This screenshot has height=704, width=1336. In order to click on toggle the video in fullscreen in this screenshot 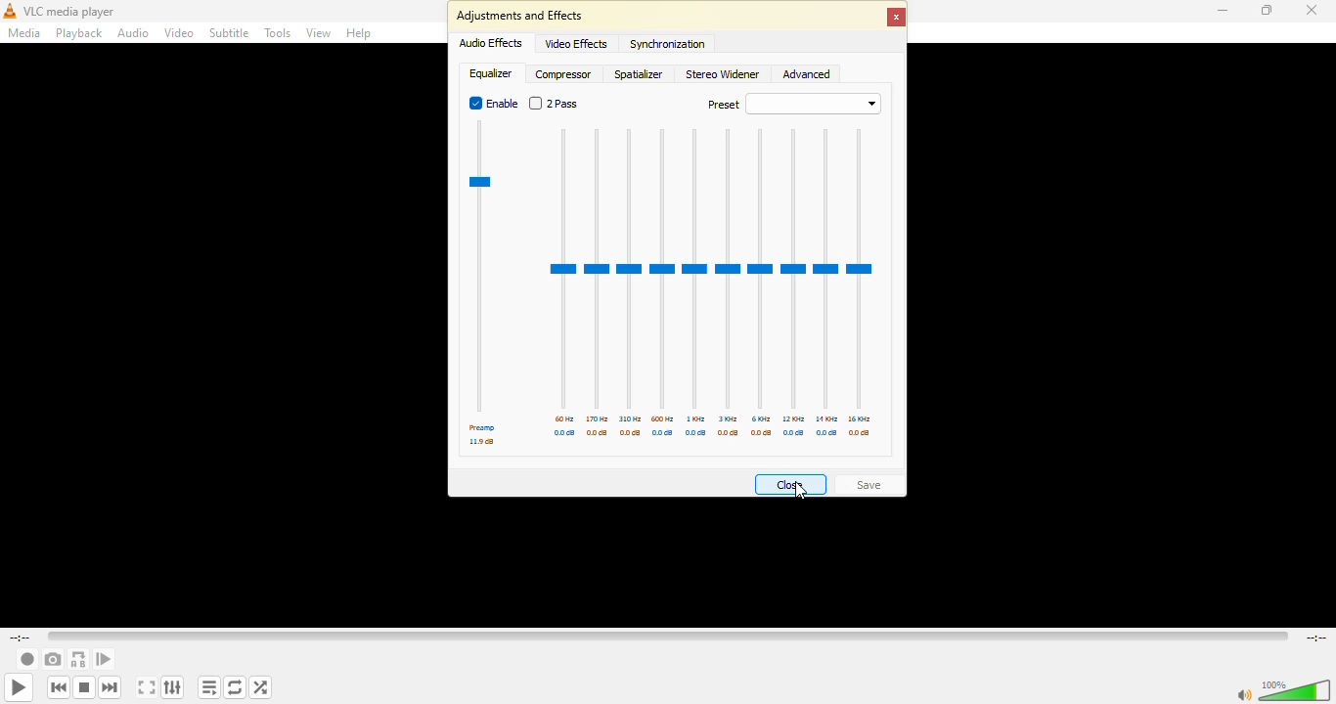, I will do `click(146, 688)`.